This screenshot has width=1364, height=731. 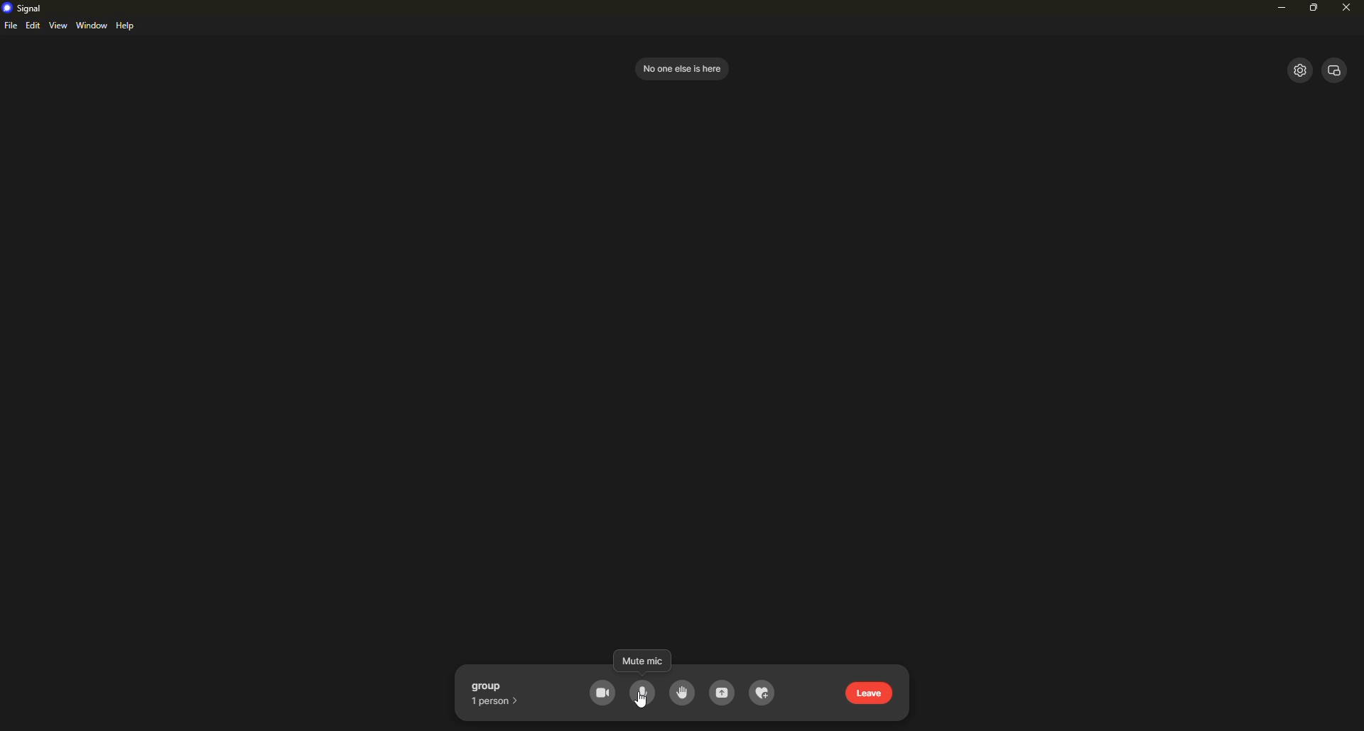 What do you see at coordinates (644, 703) in the screenshot?
I see `cursor` at bounding box center [644, 703].